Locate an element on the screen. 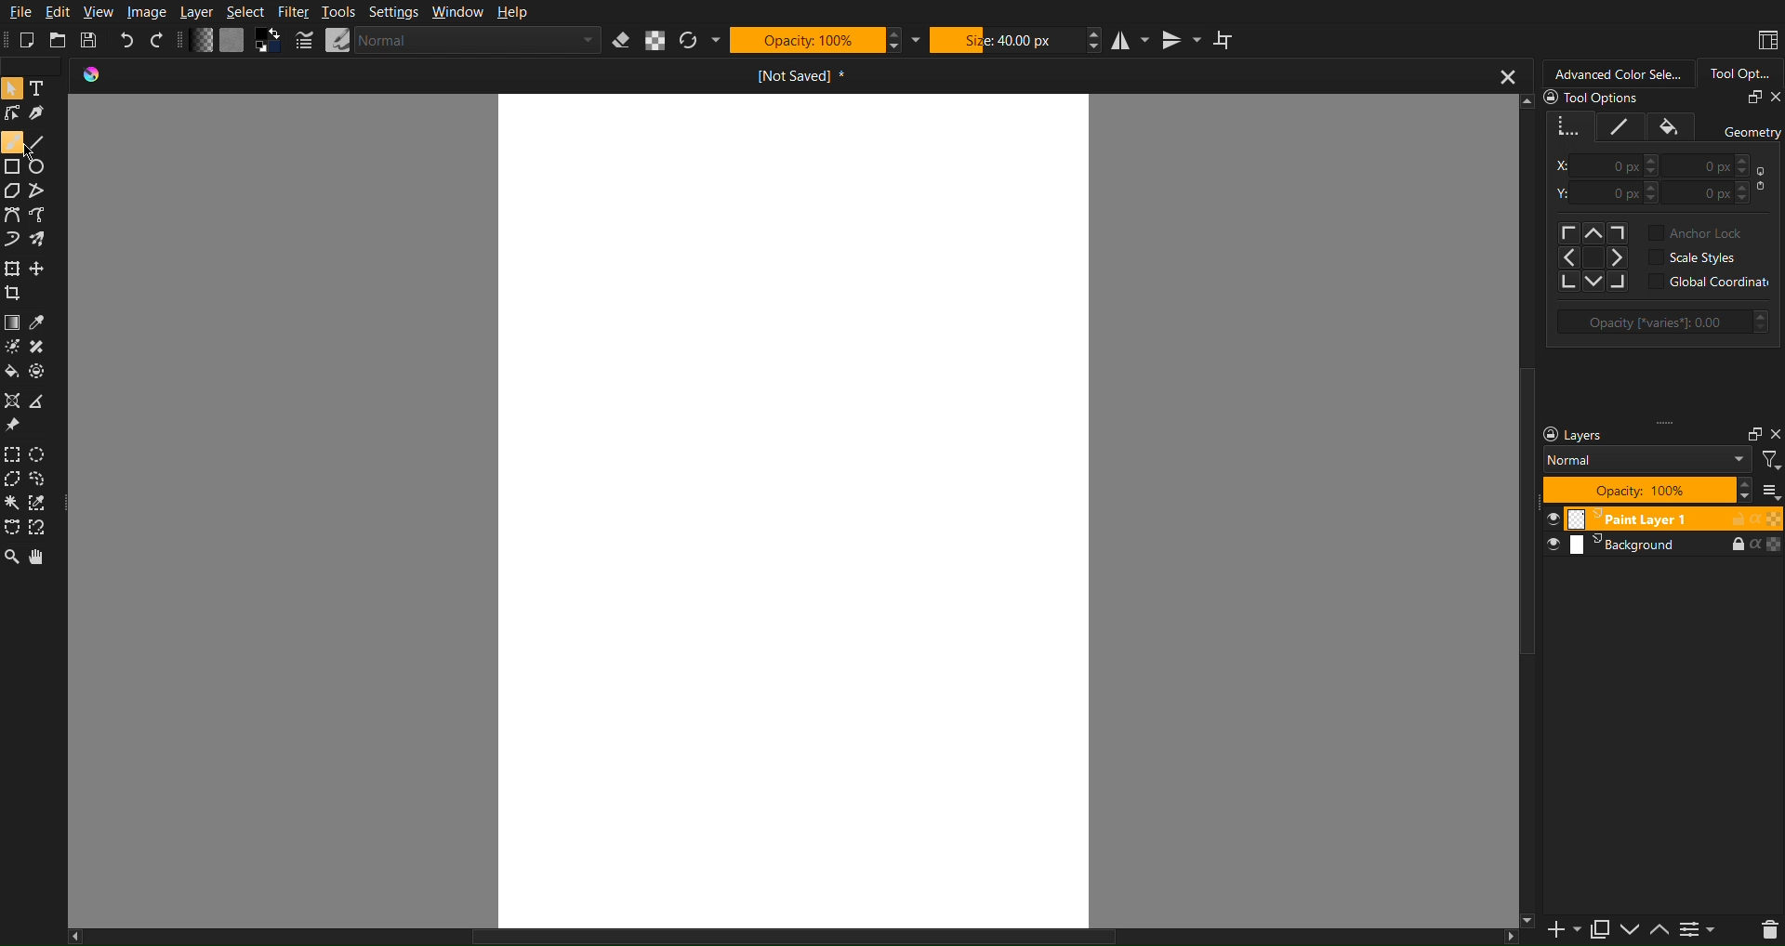  Color Settings is located at coordinates (235, 41).